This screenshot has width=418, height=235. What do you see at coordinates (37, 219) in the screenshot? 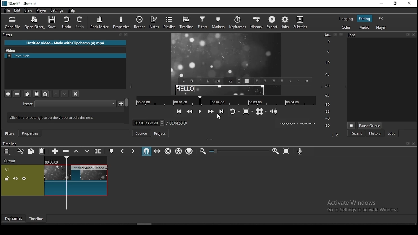
I see `timeline` at bounding box center [37, 219].